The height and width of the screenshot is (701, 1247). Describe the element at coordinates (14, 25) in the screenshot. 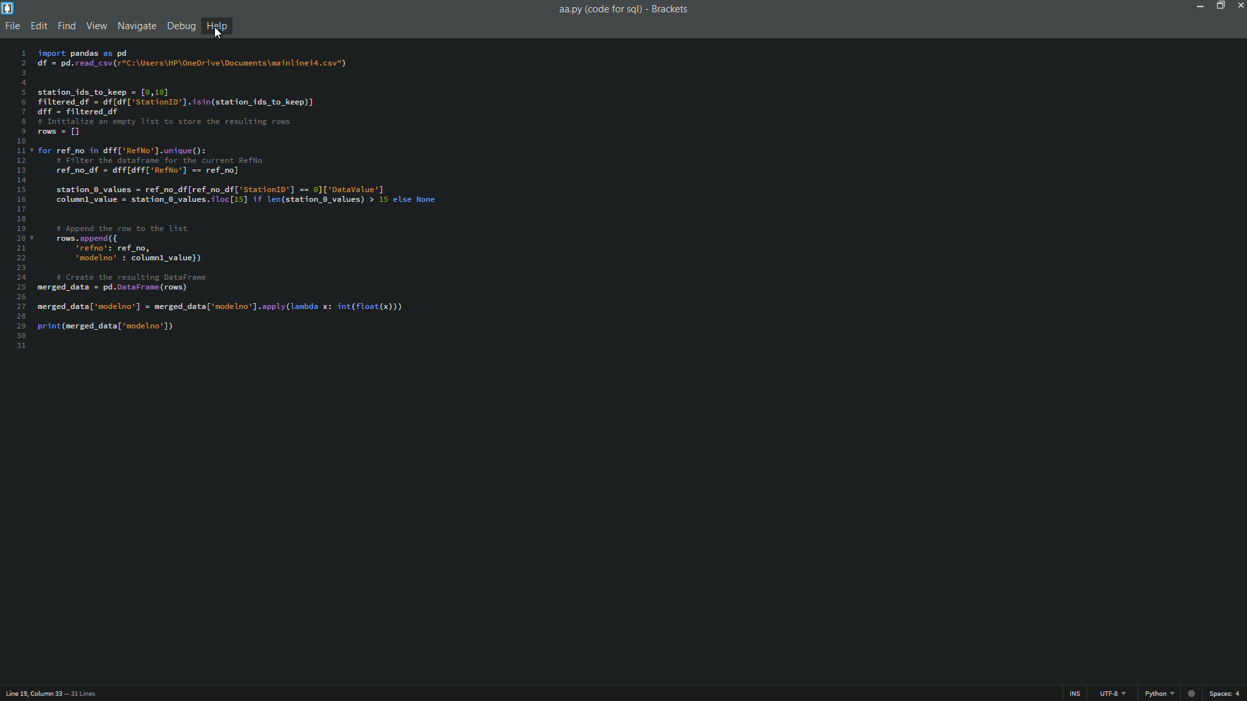

I see `file menu` at that location.